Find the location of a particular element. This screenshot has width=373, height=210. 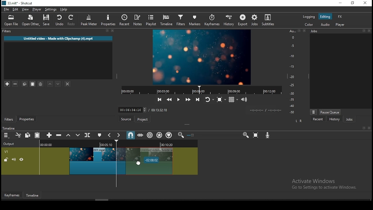

zoom timeline to fit is located at coordinates (256, 136).